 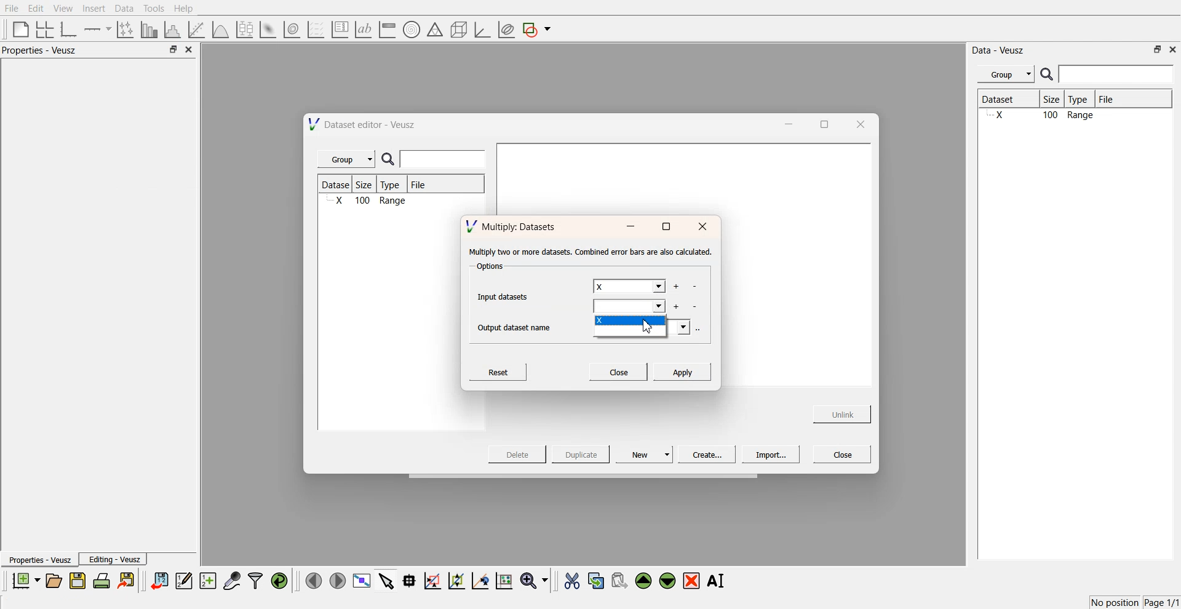 I want to click on plot a function on a graph, so click(x=220, y=28).